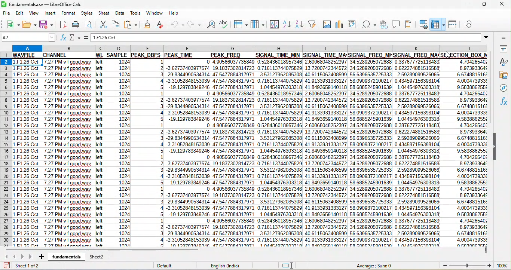 This screenshot has height=270, width=511. I want to click on standard selection, so click(287, 265).